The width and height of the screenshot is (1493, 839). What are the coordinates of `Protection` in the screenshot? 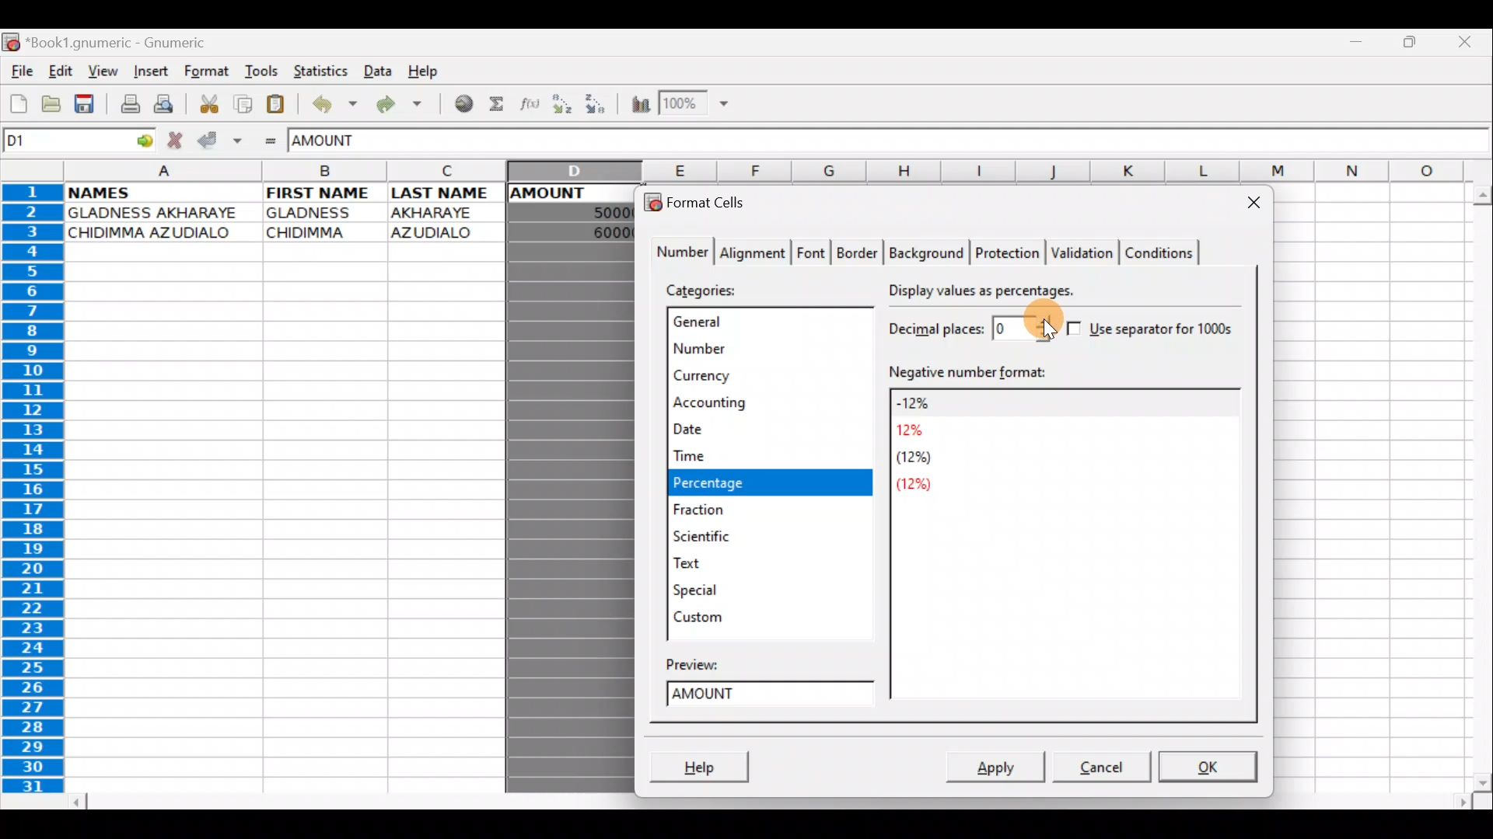 It's located at (1006, 252).